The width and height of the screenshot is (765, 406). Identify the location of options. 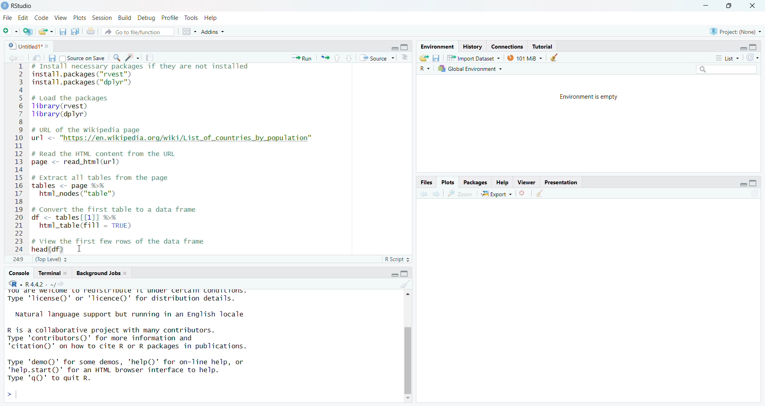
(404, 57).